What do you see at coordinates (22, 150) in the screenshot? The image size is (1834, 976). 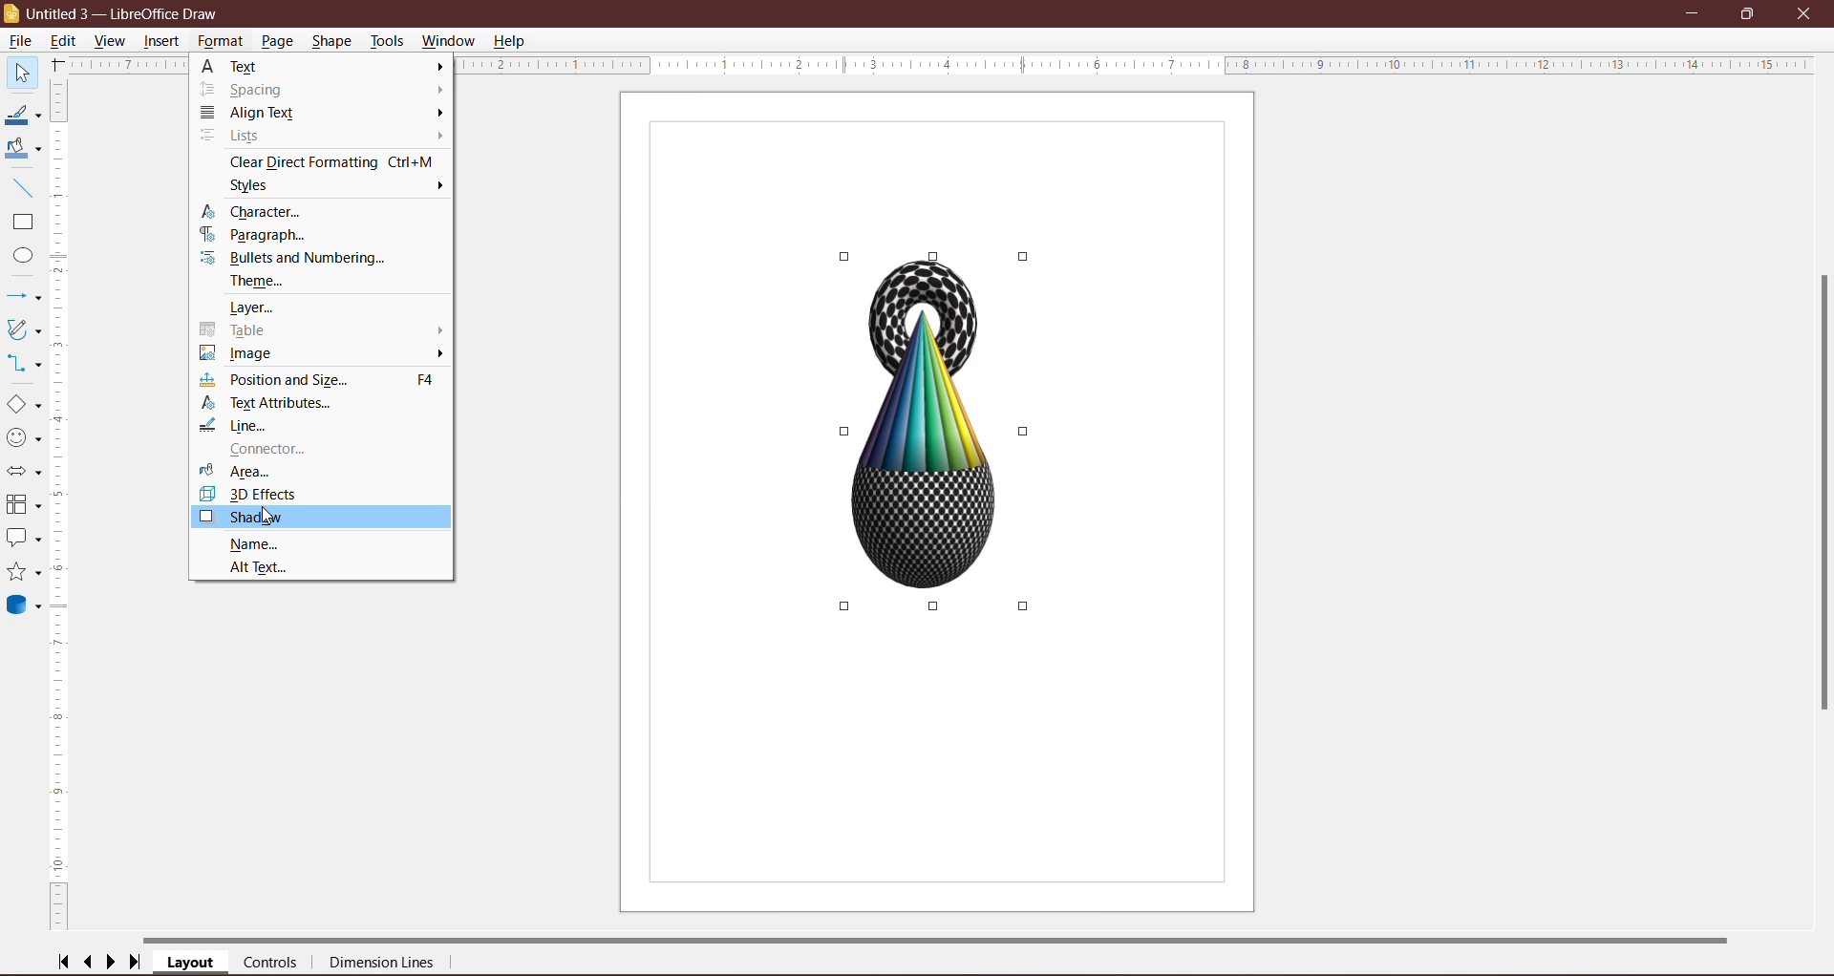 I see `Fill Color` at bounding box center [22, 150].